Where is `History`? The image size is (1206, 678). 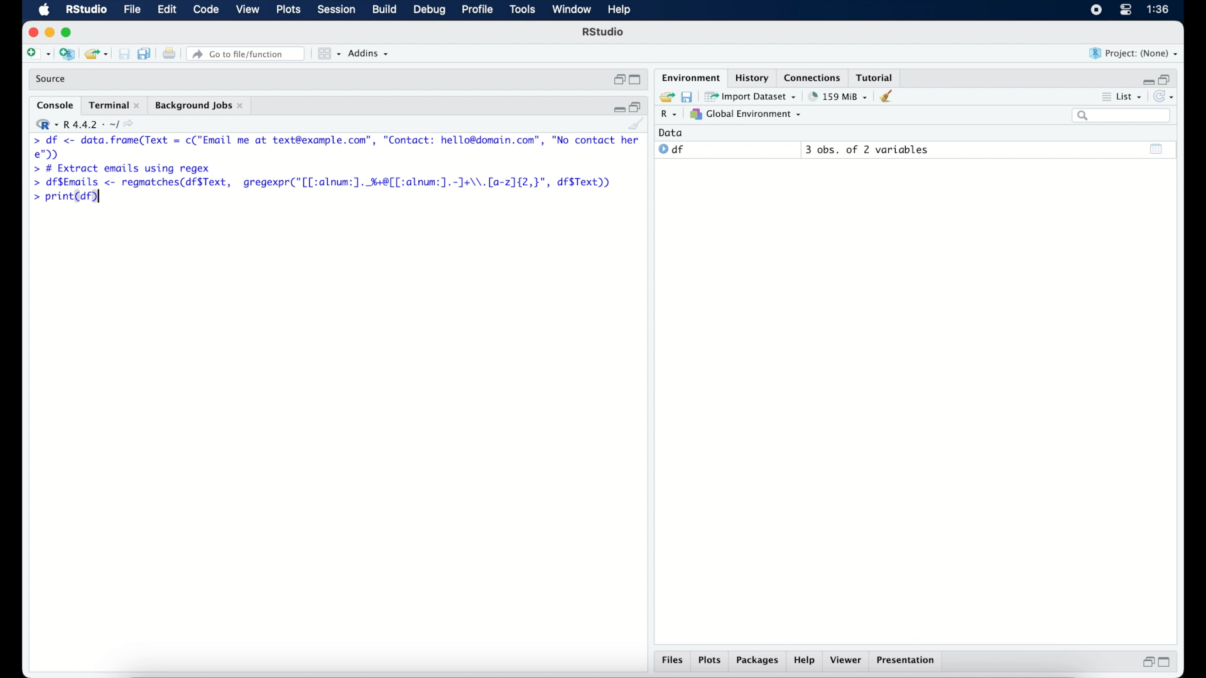 History is located at coordinates (751, 77).